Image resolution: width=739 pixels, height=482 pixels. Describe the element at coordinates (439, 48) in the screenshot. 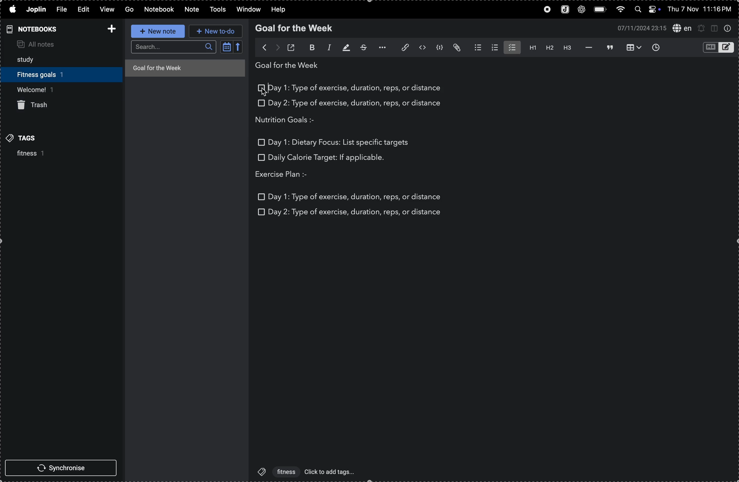

I see `code block` at that location.